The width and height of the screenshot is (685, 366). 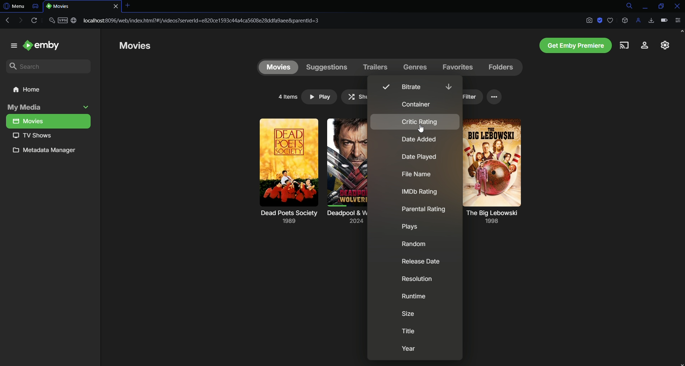 What do you see at coordinates (51, 66) in the screenshot?
I see `Search` at bounding box center [51, 66].